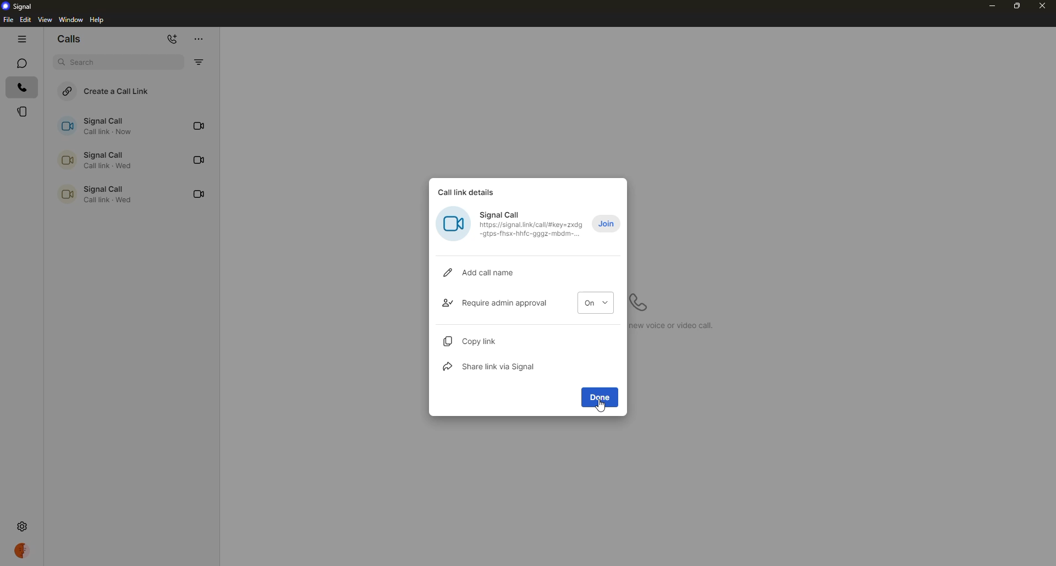  What do you see at coordinates (675, 325) in the screenshot?
I see `Click to start a new voice call` at bounding box center [675, 325].